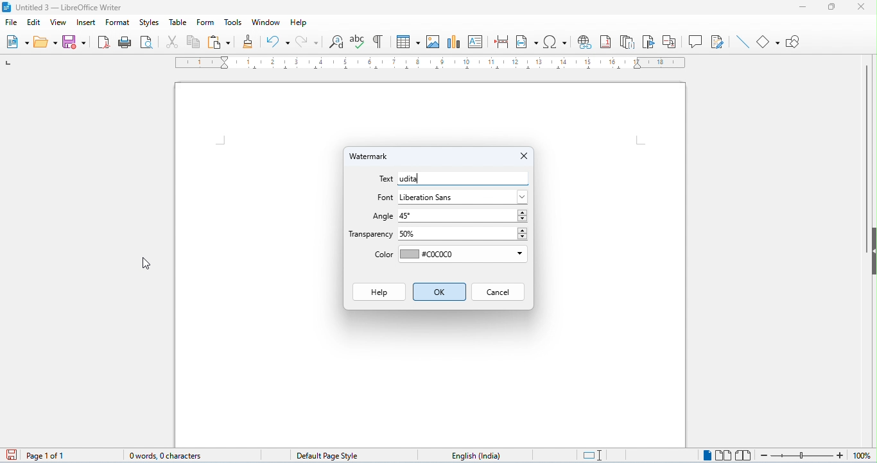  What do you see at coordinates (803, 8) in the screenshot?
I see `minimize` at bounding box center [803, 8].